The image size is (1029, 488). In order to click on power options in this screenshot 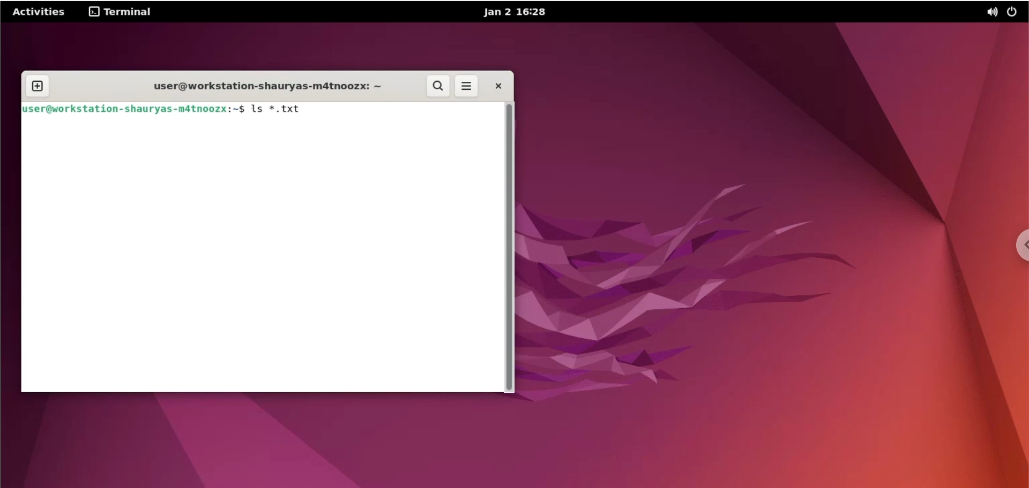, I will do `click(1015, 12)`.